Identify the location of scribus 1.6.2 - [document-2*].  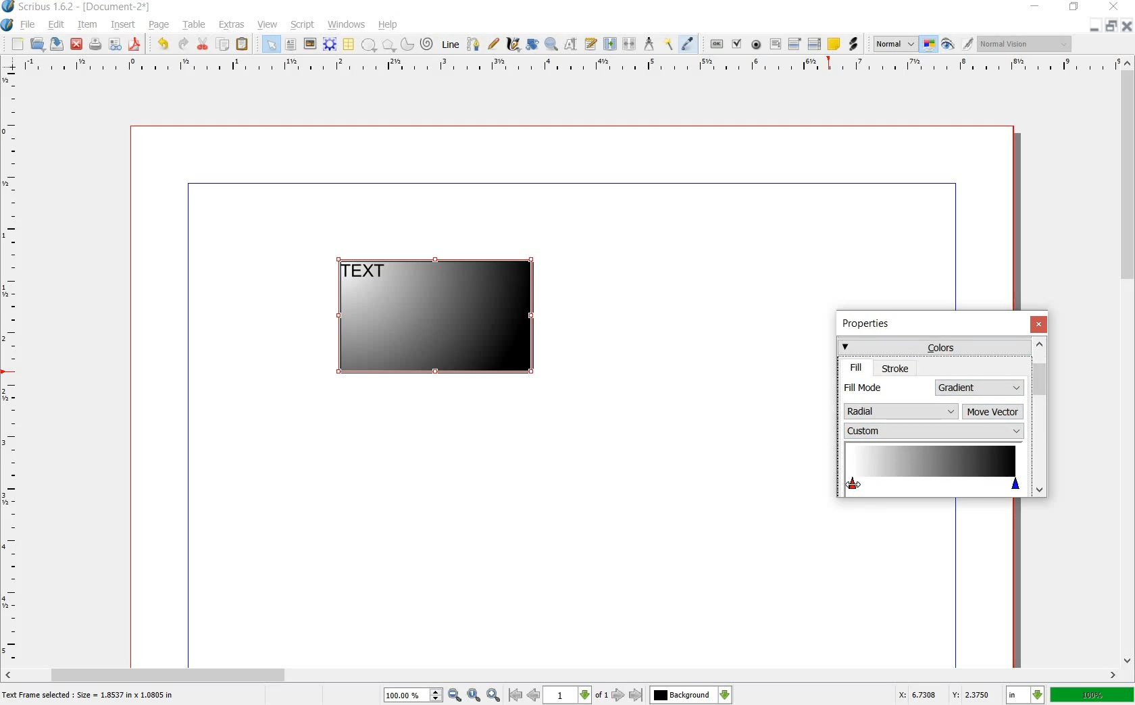
(89, 7).